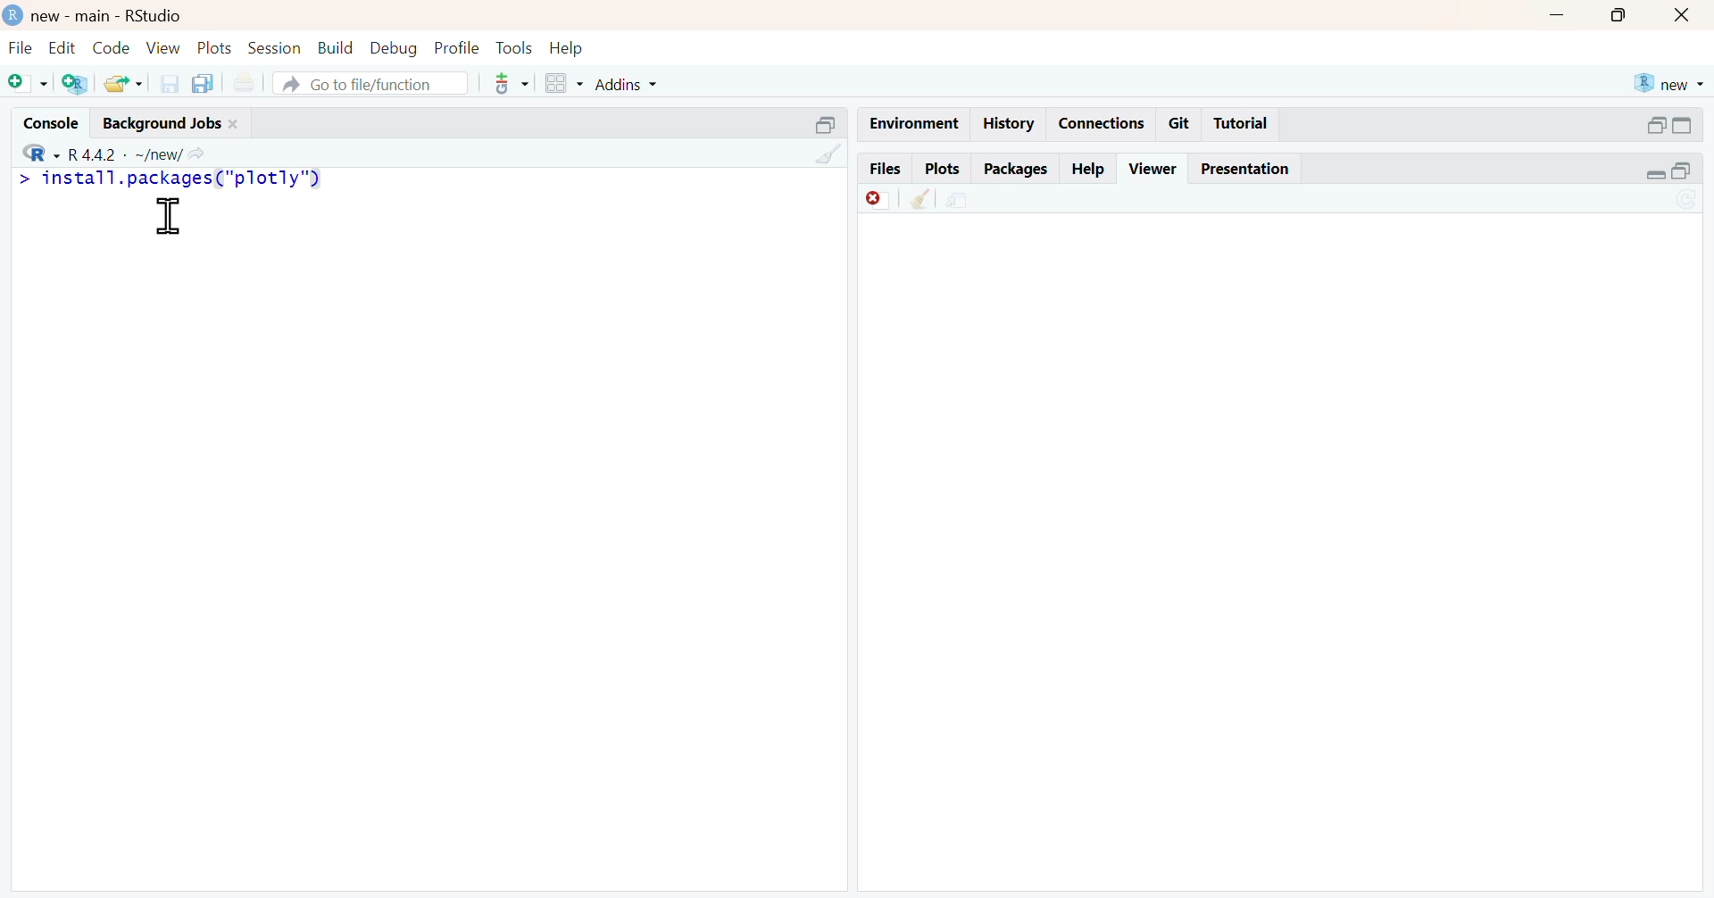 This screenshot has width=1714, height=898. I want to click on maximize, so click(1693, 125).